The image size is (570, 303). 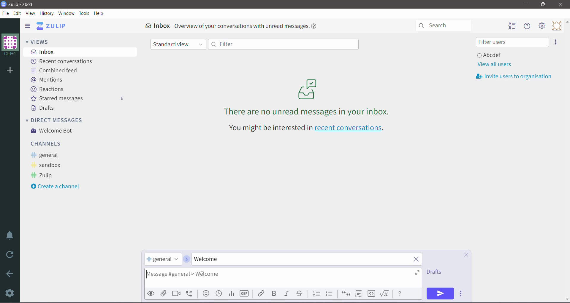 I want to click on View all users, so click(x=494, y=64).